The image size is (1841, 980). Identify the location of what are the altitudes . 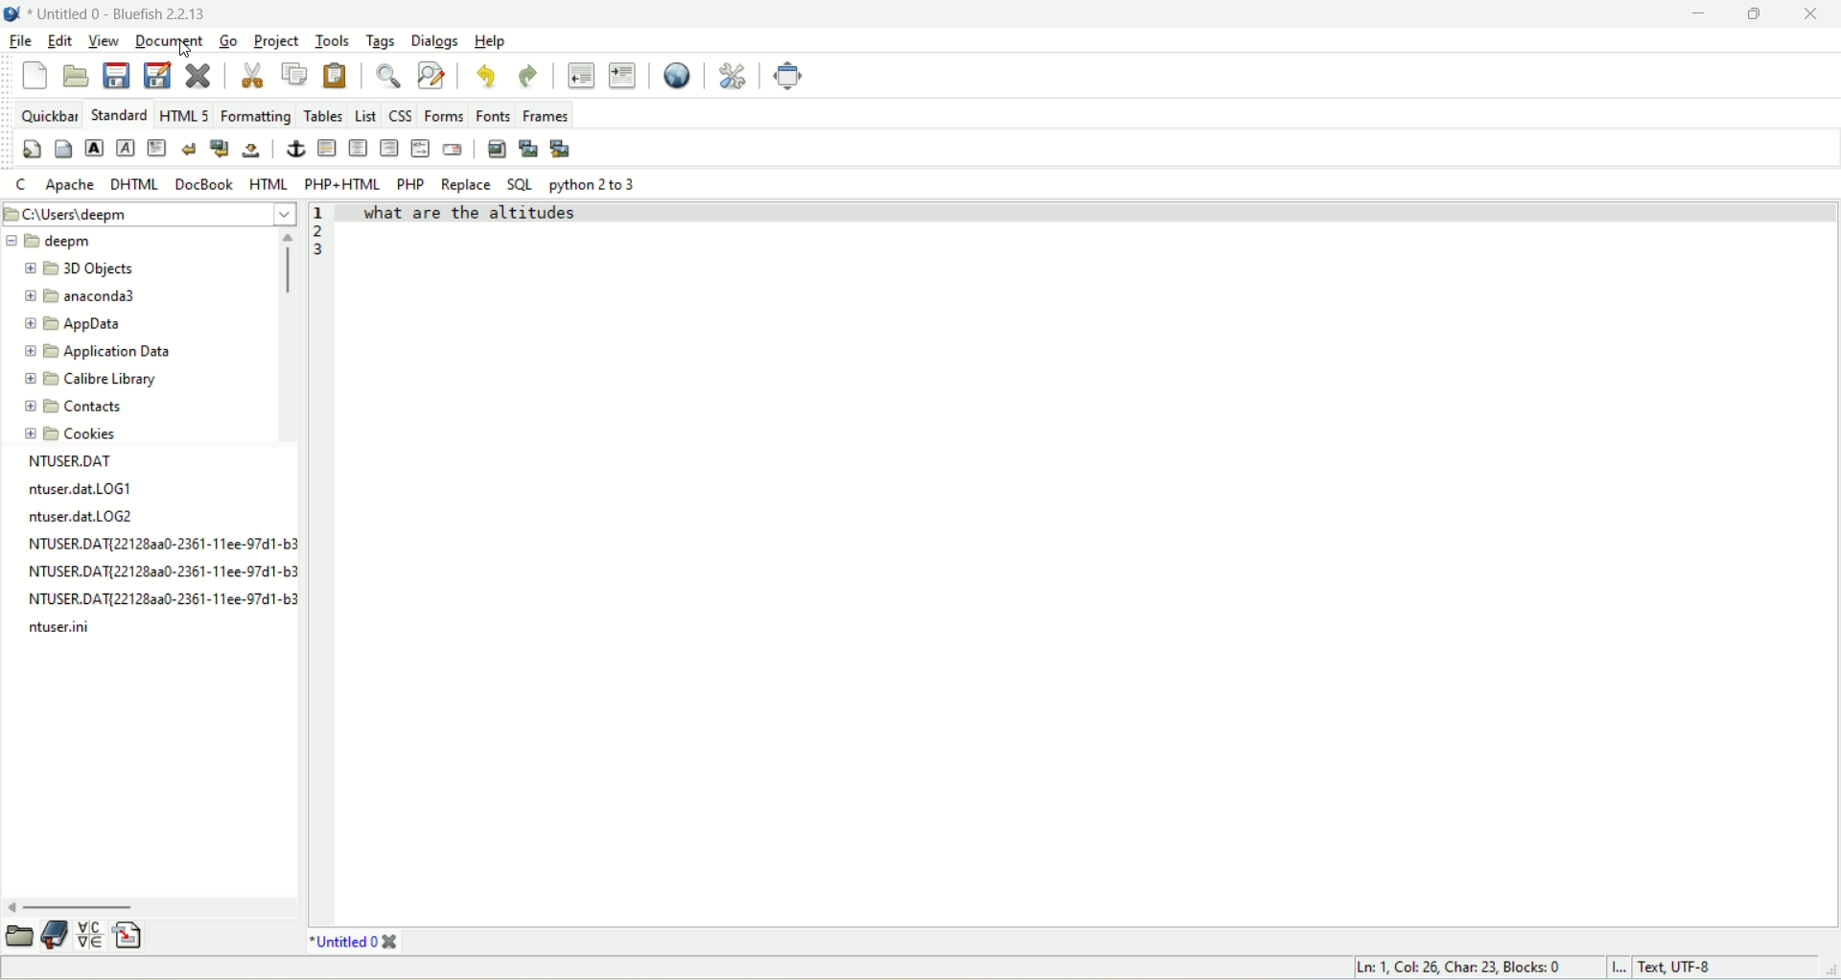
(473, 209).